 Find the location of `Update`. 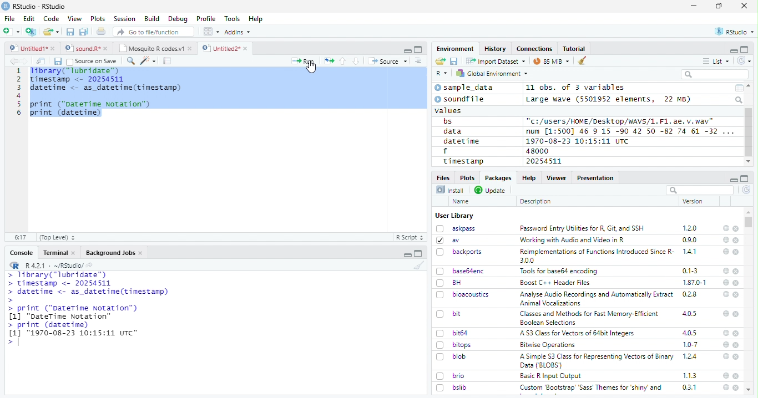

Update is located at coordinates (491, 190).